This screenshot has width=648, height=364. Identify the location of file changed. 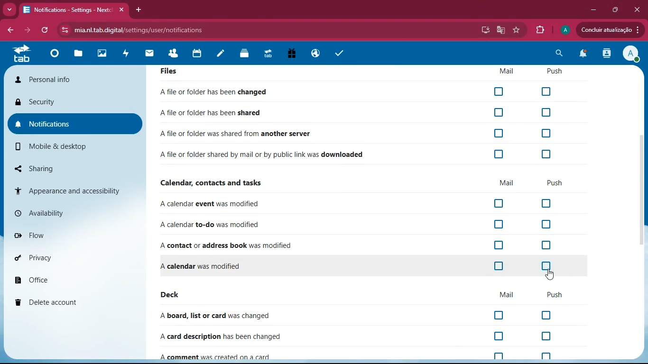
(217, 91).